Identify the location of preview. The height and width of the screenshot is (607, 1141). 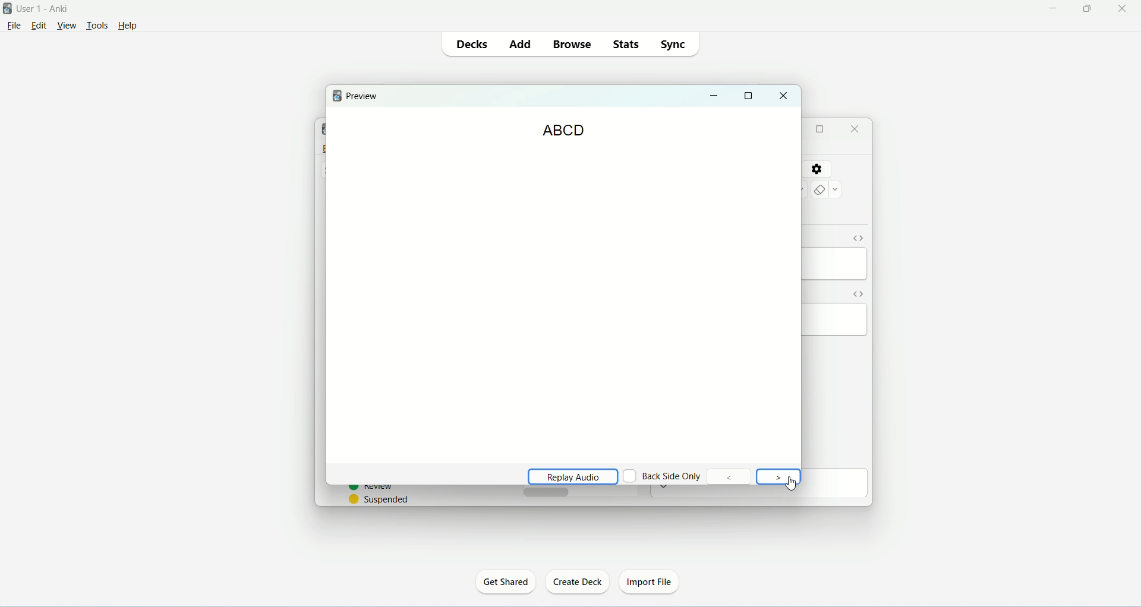
(363, 97).